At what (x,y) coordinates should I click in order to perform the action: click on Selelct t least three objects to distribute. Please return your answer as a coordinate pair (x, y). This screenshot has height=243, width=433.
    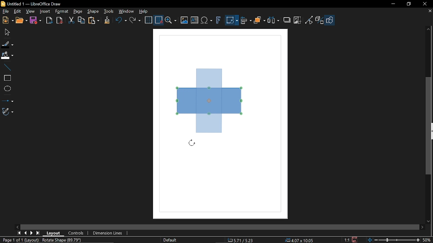
    Looking at the image, I should click on (273, 21).